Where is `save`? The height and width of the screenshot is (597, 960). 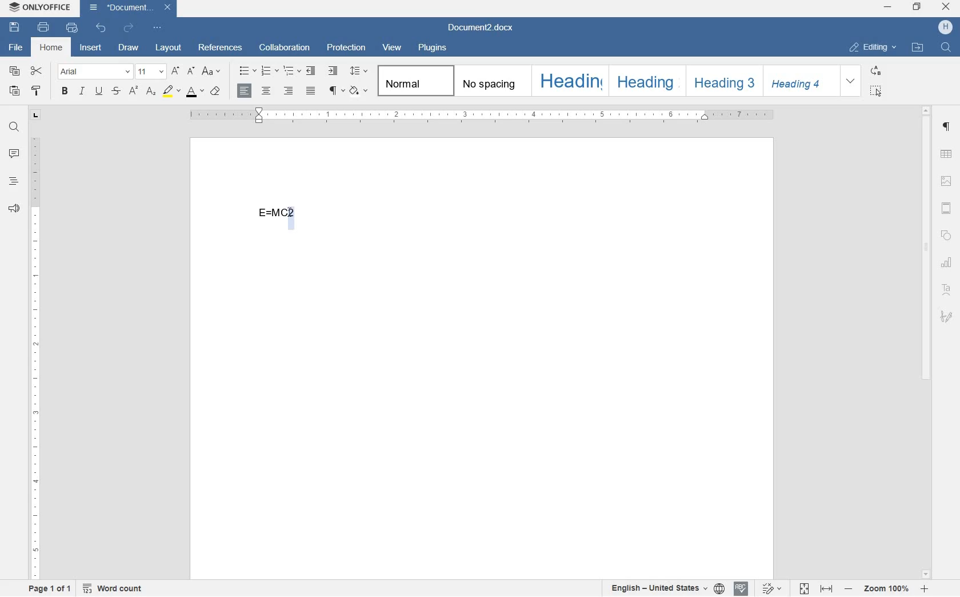
save is located at coordinates (14, 27).